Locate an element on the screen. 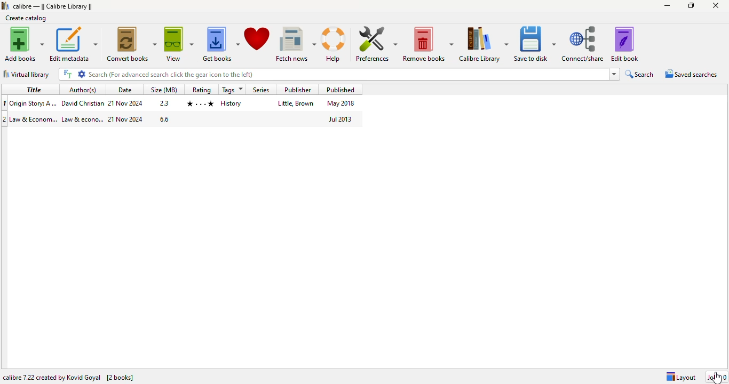 This screenshot has width=729, height=384. saved searches is located at coordinates (692, 74).